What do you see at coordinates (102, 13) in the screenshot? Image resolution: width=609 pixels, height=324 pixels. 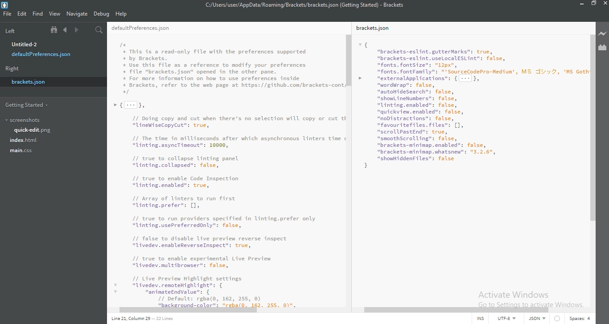 I see `debug` at bounding box center [102, 13].